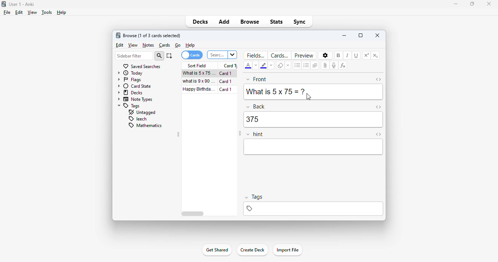 Image resolution: width=498 pixels, height=262 pixels. What do you see at coordinates (129, 80) in the screenshot?
I see `flags` at bounding box center [129, 80].